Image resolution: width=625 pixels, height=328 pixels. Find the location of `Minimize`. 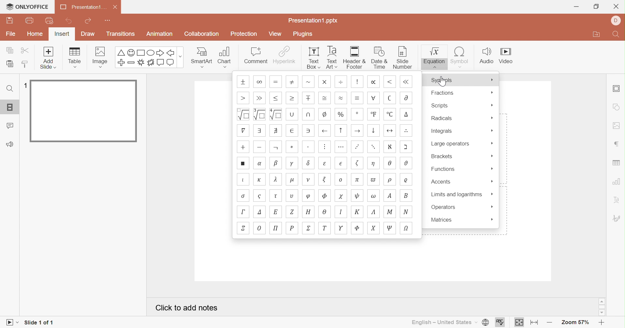

Minimize is located at coordinates (577, 6).